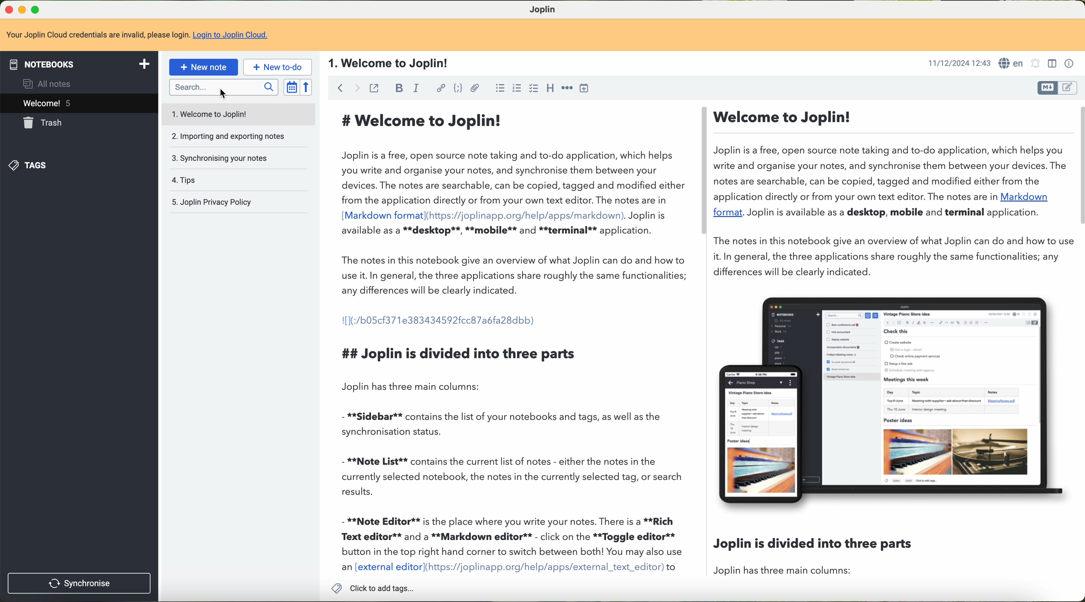  What do you see at coordinates (892, 194) in the screenshot?
I see `.
Welcome to Joplin!
Joplin is a free, open source note taking and to-do application, which helps you
write and organise your notes, and synchronise them between your devices. The
notes are searchable, can be copied, tagged and modified either from the
application directly or from your own text editor. The notes are in Markdown
format. Joplin is available as a desktop, mobile and terminal application.
The notes in this notebook give an overview of what Joplin can do and how to us
it. In general, the three applications share roughly the same functionalities; any
differences will be clearly indicated.` at bounding box center [892, 194].